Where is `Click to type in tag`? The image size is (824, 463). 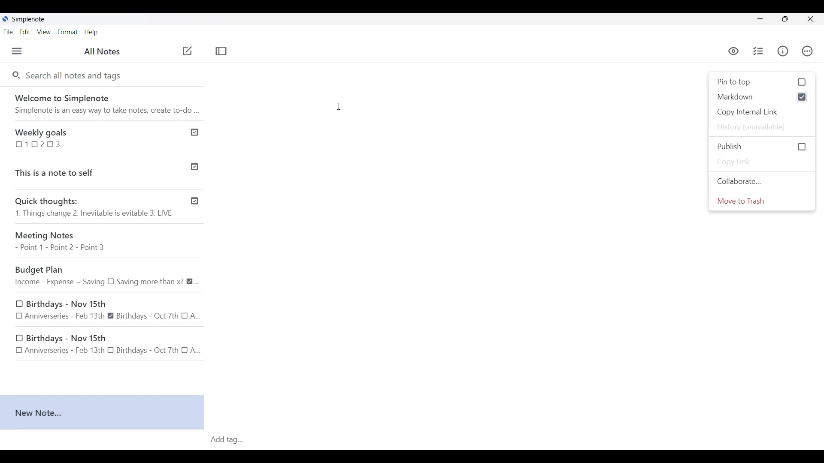 Click to type in tag is located at coordinates (515, 440).